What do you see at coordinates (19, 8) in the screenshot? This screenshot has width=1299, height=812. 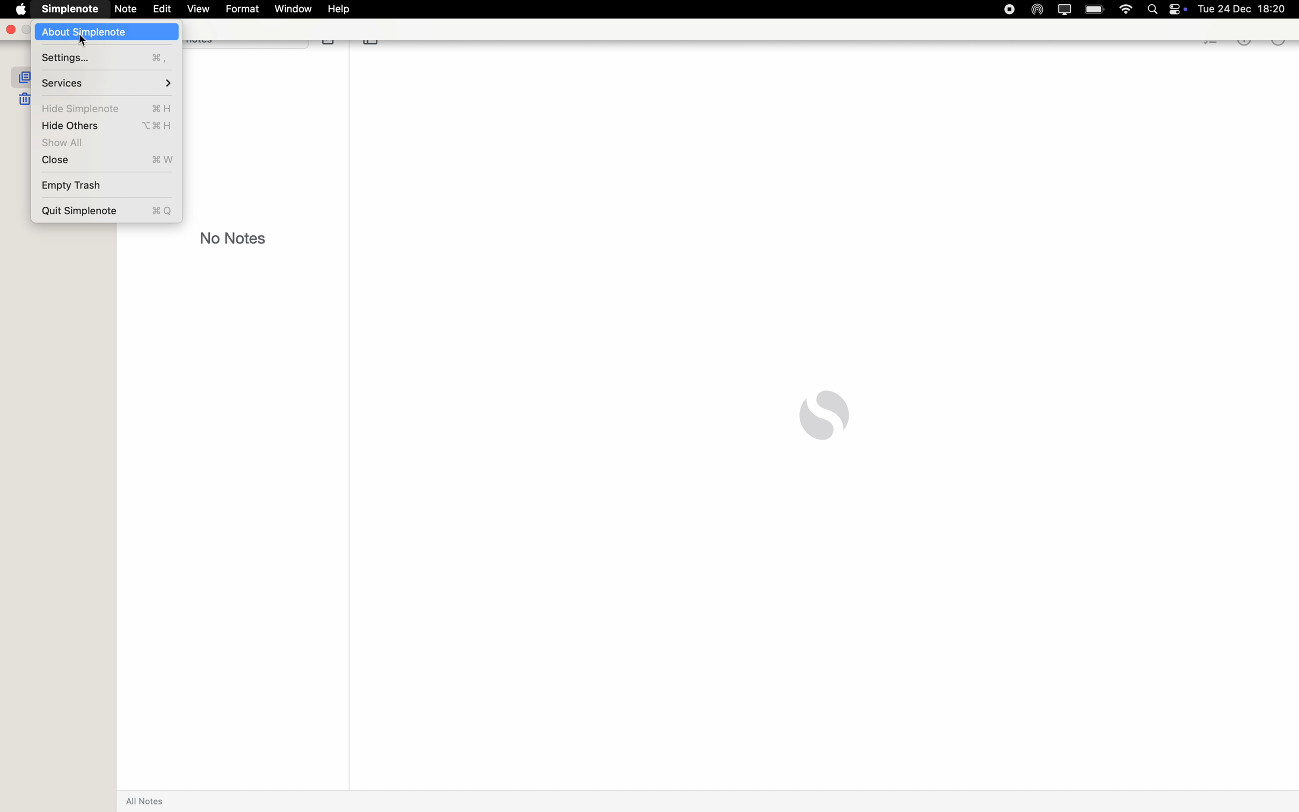 I see `Apple icon` at bounding box center [19, 8].